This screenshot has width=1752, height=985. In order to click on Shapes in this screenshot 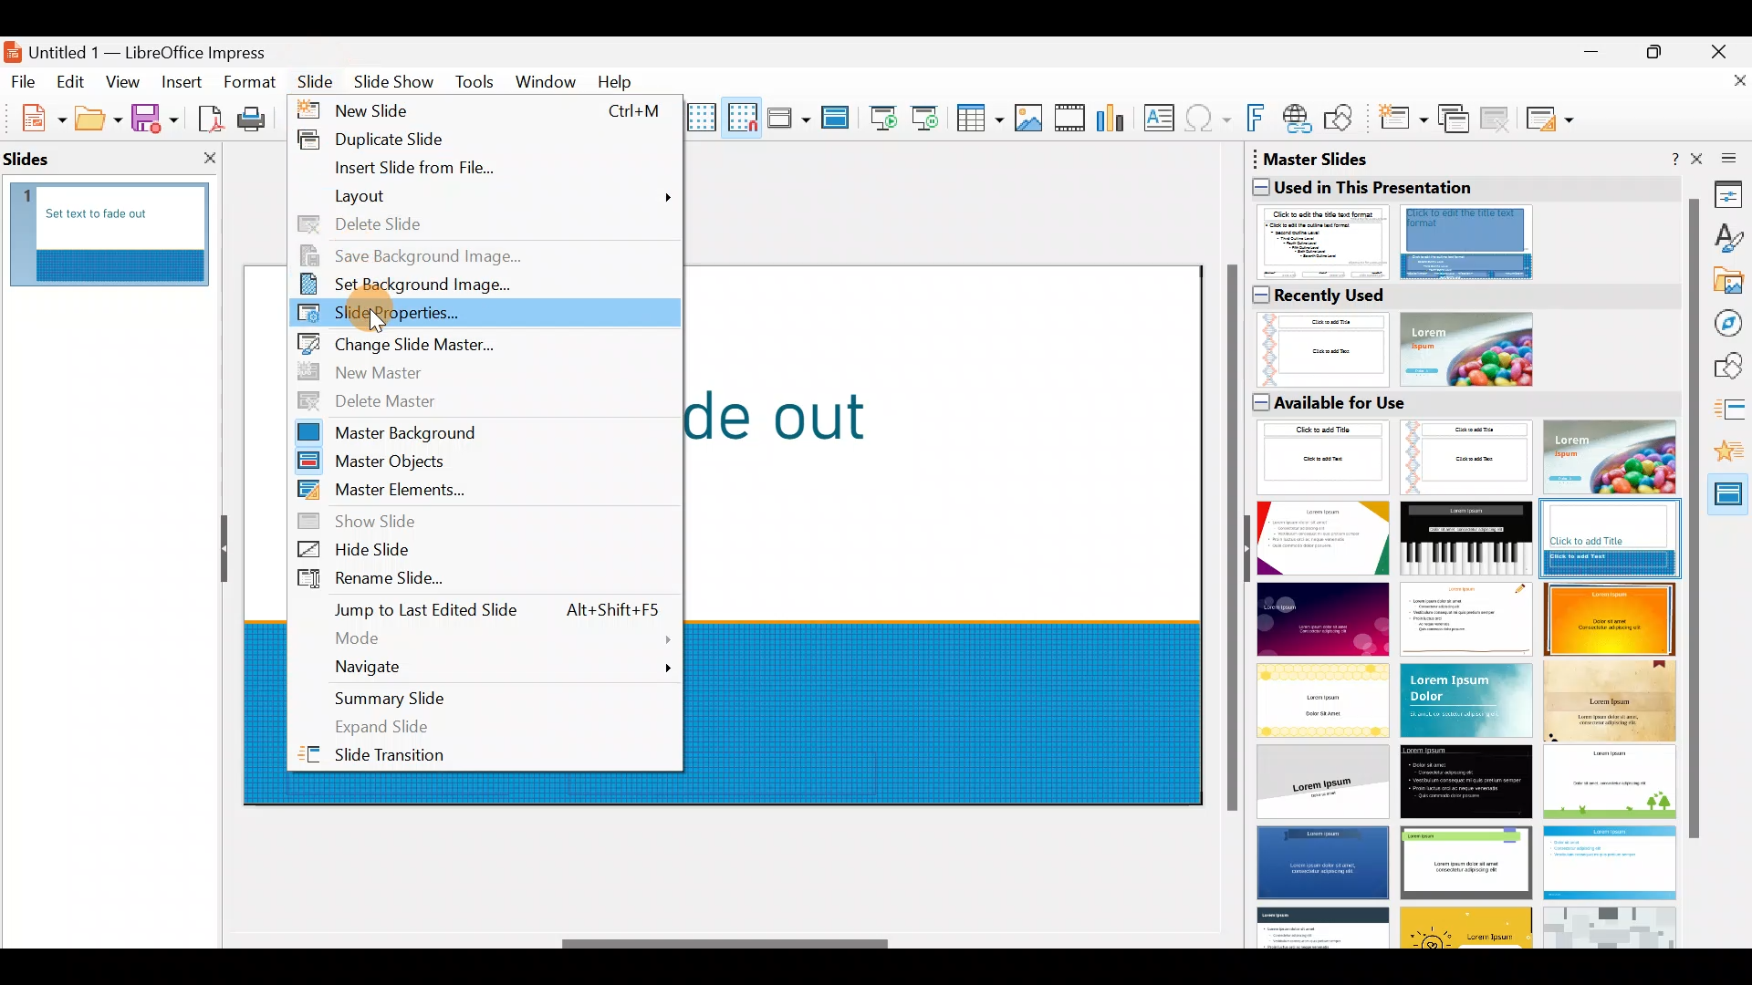, I will do `click(1732, 368)`.